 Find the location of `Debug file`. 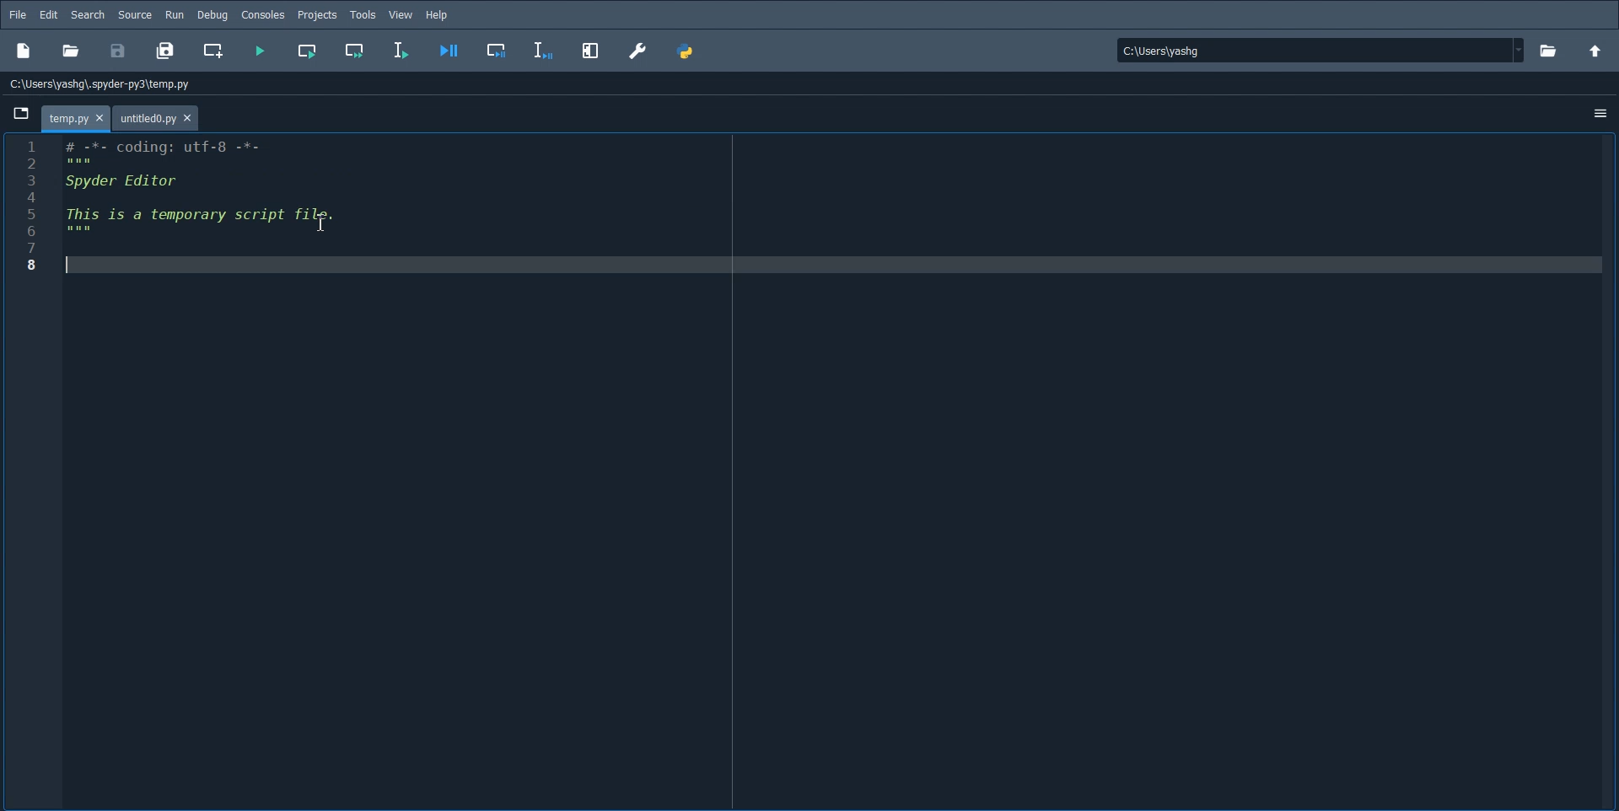

Debug file is located at coordinates (448, 52).